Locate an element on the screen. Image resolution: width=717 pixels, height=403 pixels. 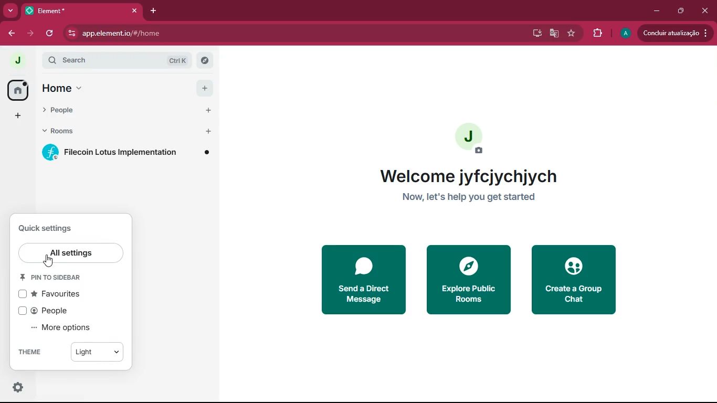
desktop is located at coordinates (534, 34).